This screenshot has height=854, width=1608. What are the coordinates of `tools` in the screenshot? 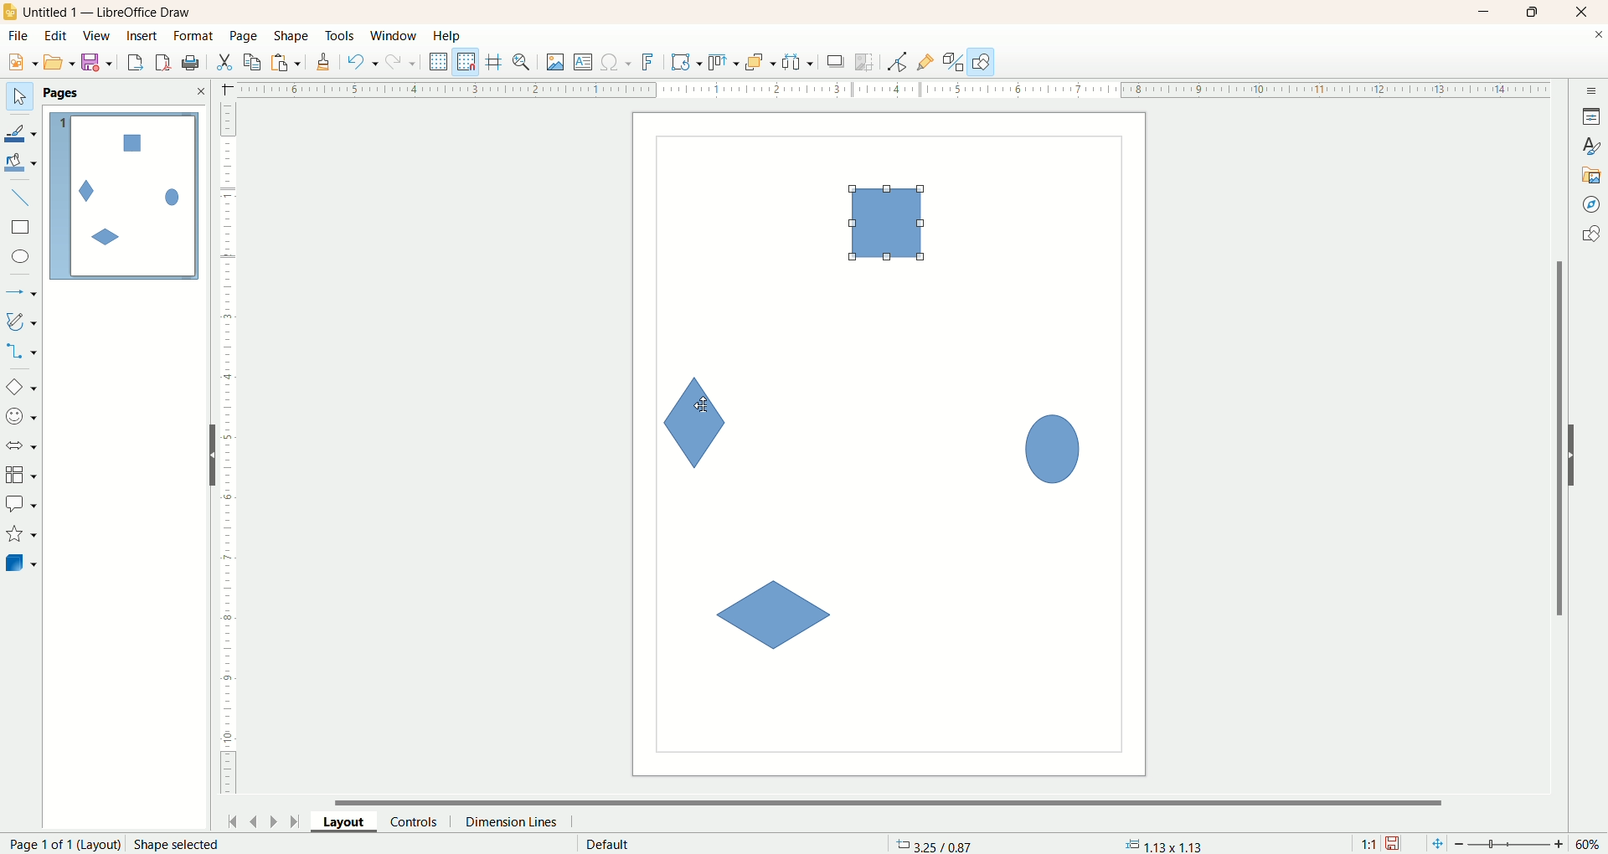 It's located at (341, 37).